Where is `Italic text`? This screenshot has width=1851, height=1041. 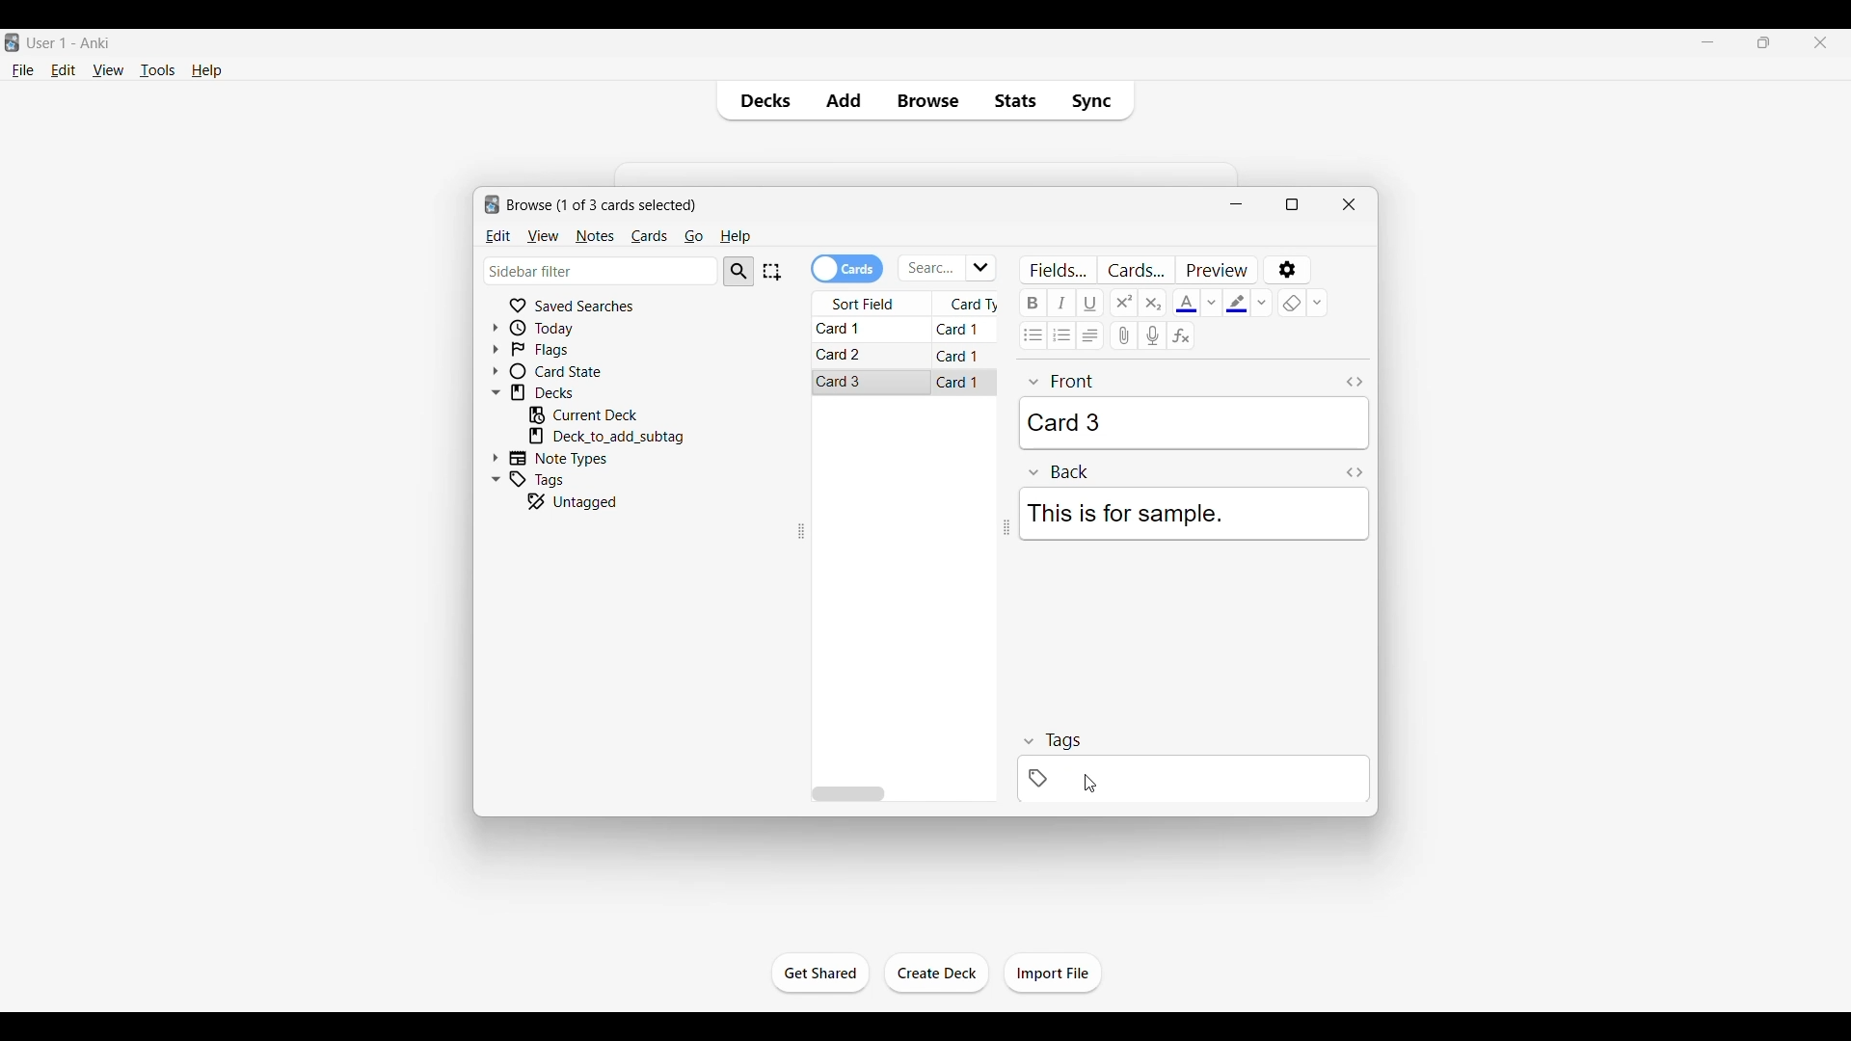
Italic text is located at coordinates (1061, 303).